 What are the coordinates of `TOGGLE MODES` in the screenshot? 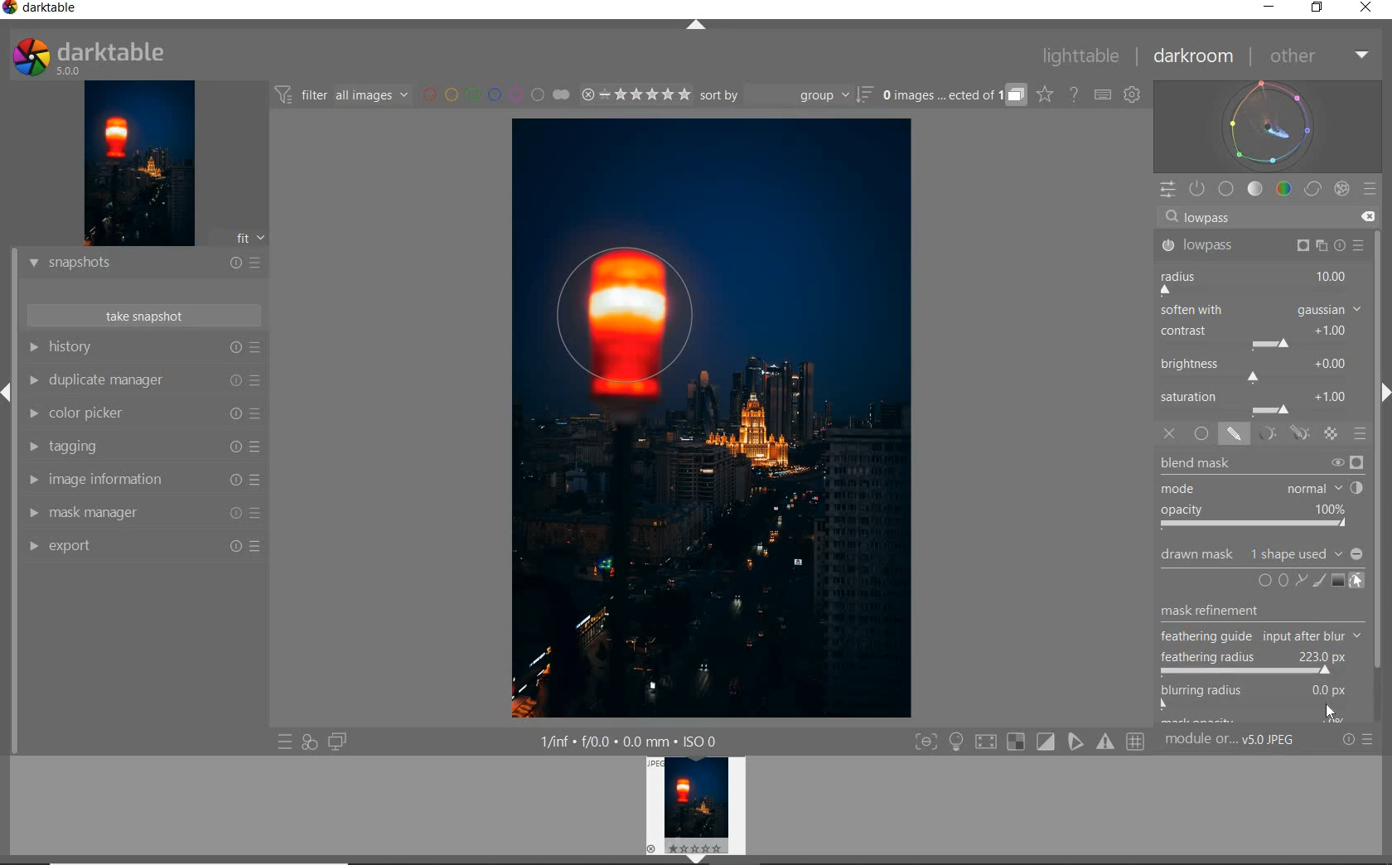 It's located at (1030, 742).